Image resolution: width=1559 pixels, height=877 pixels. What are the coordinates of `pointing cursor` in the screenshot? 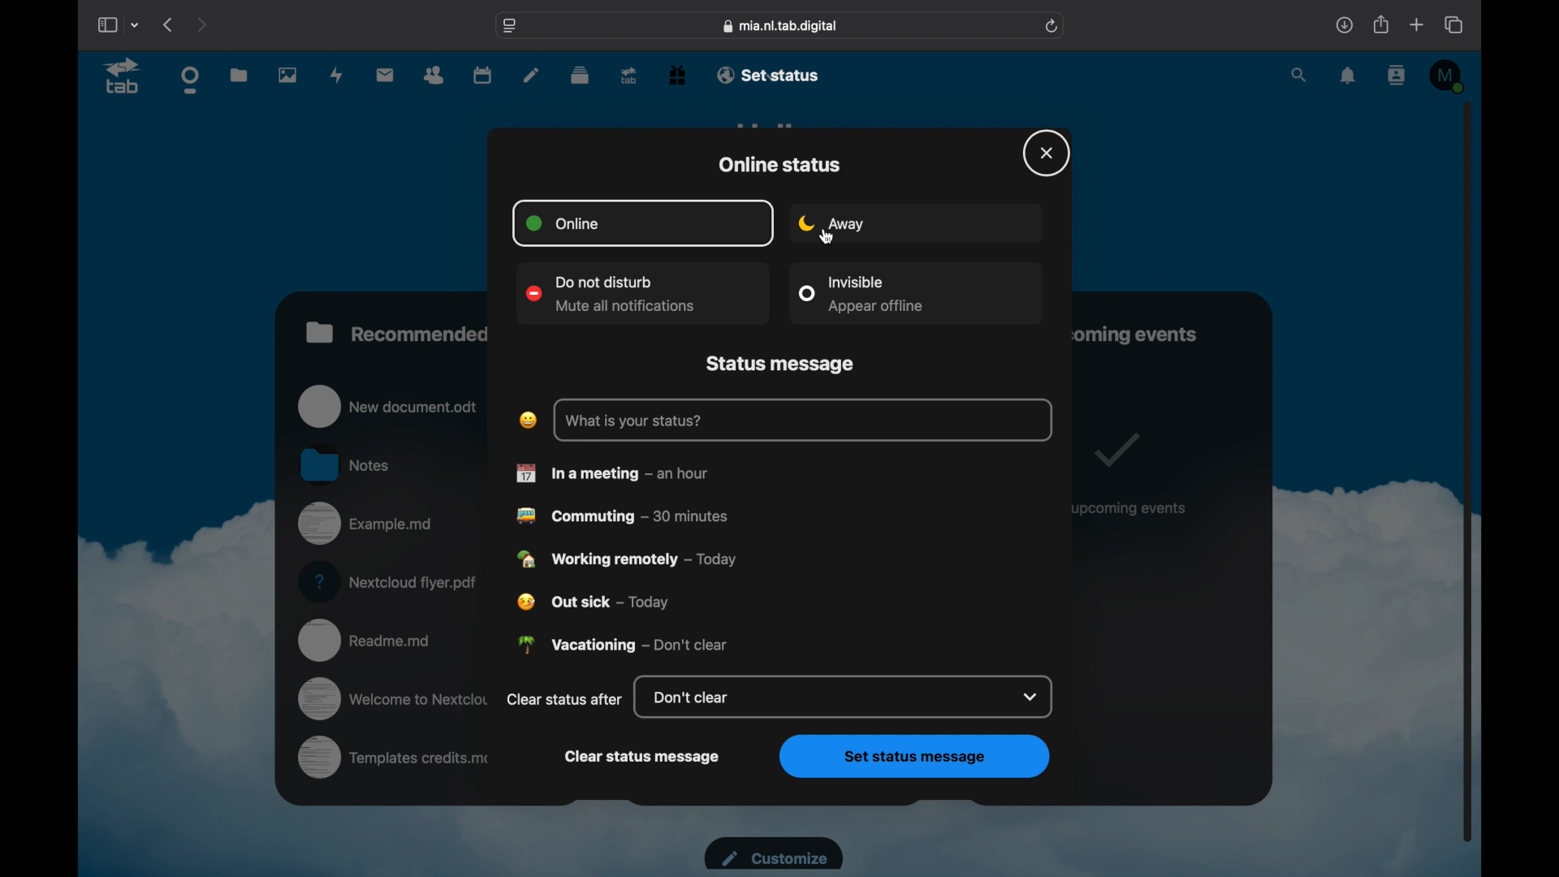 It's located at (831, 237).